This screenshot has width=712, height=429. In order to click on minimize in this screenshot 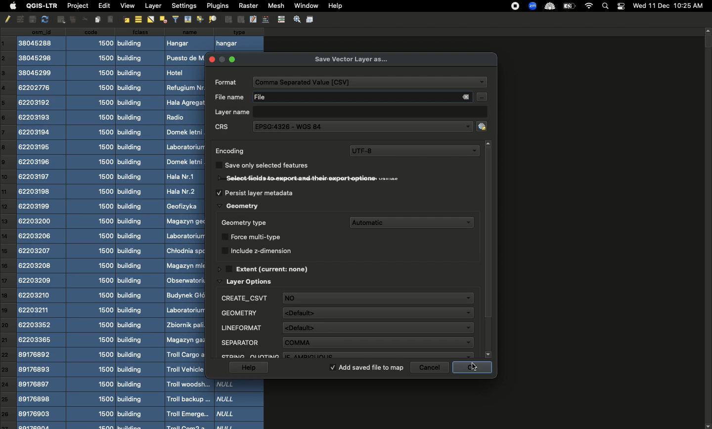, I will do `click(223, 61)`.